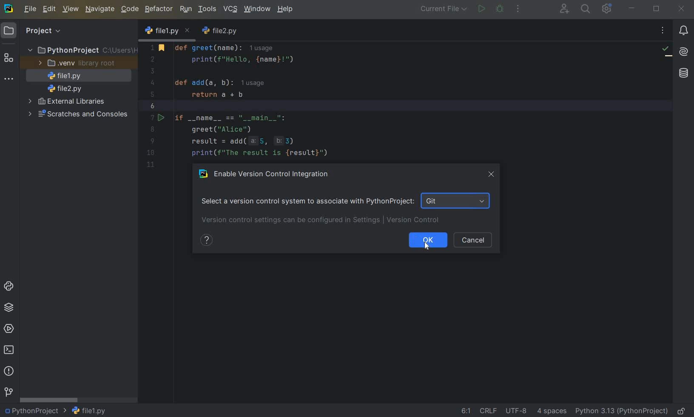 The width and height of the screenshot is (694, 417). Describe the element at coordinates (9, 371) in the screenshot. I see `problems` at that location.